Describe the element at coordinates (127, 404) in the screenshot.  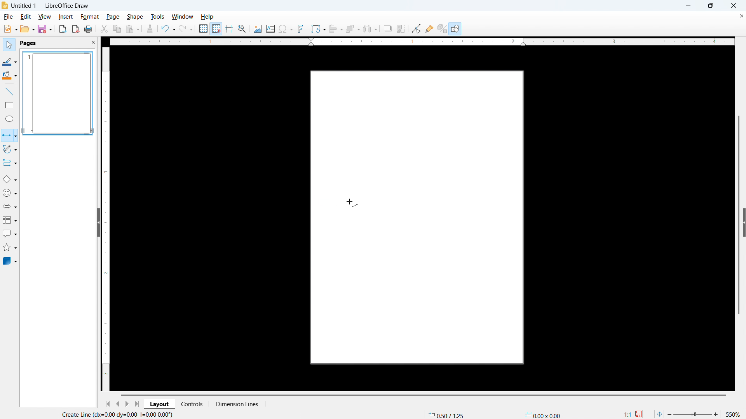
I see `Next page ` at that location.